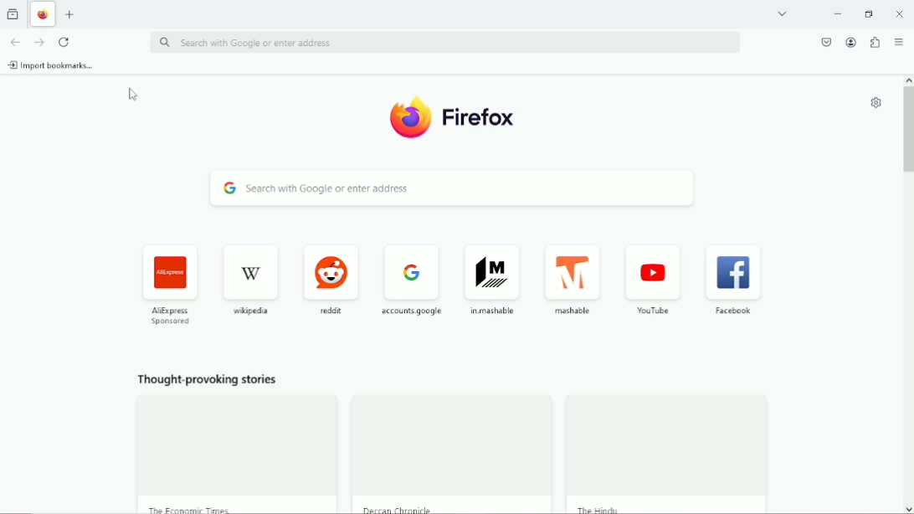 This screenshot has height=514, width=914. I want to click on AliExpress, so click(172, 284).